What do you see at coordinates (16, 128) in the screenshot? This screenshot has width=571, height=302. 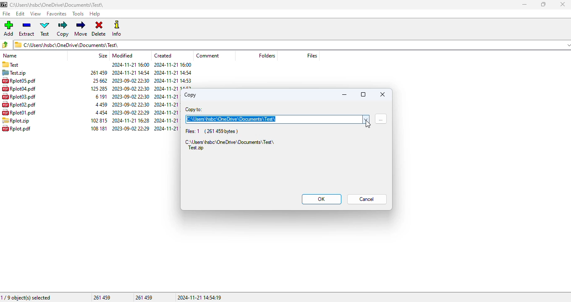 I see `file name` at bounding box center [16, 128].